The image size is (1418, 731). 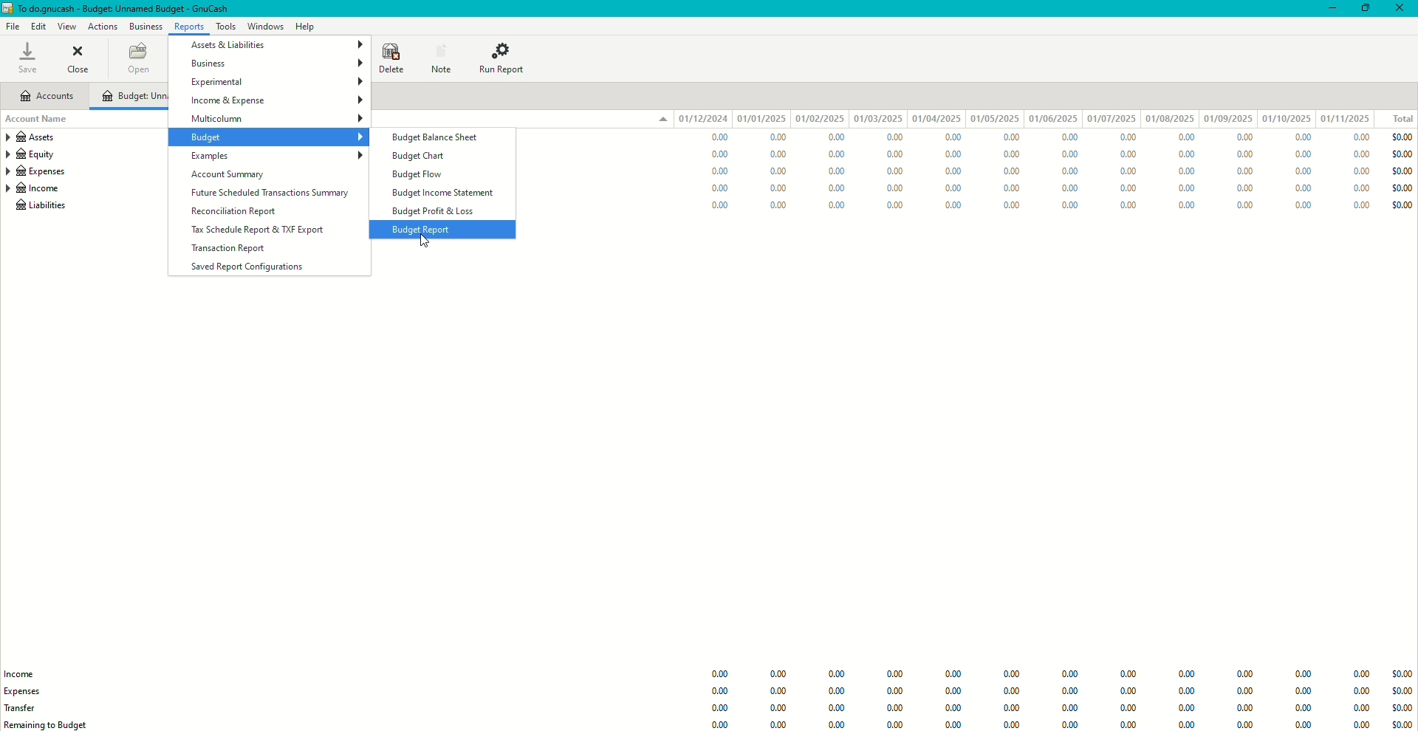 I want to click on 01/06/2025, so click(x=1052, y=120).